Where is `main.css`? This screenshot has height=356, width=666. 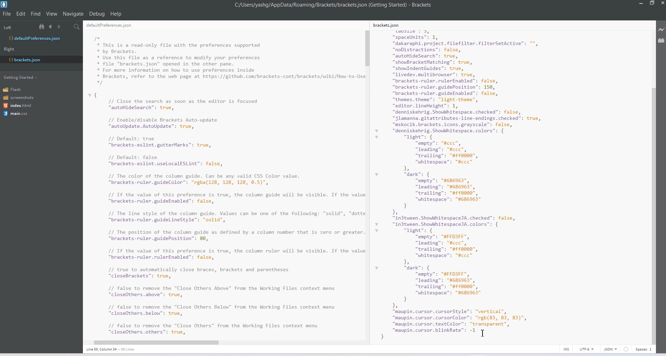
main.css is located at coordinates (16, 114).